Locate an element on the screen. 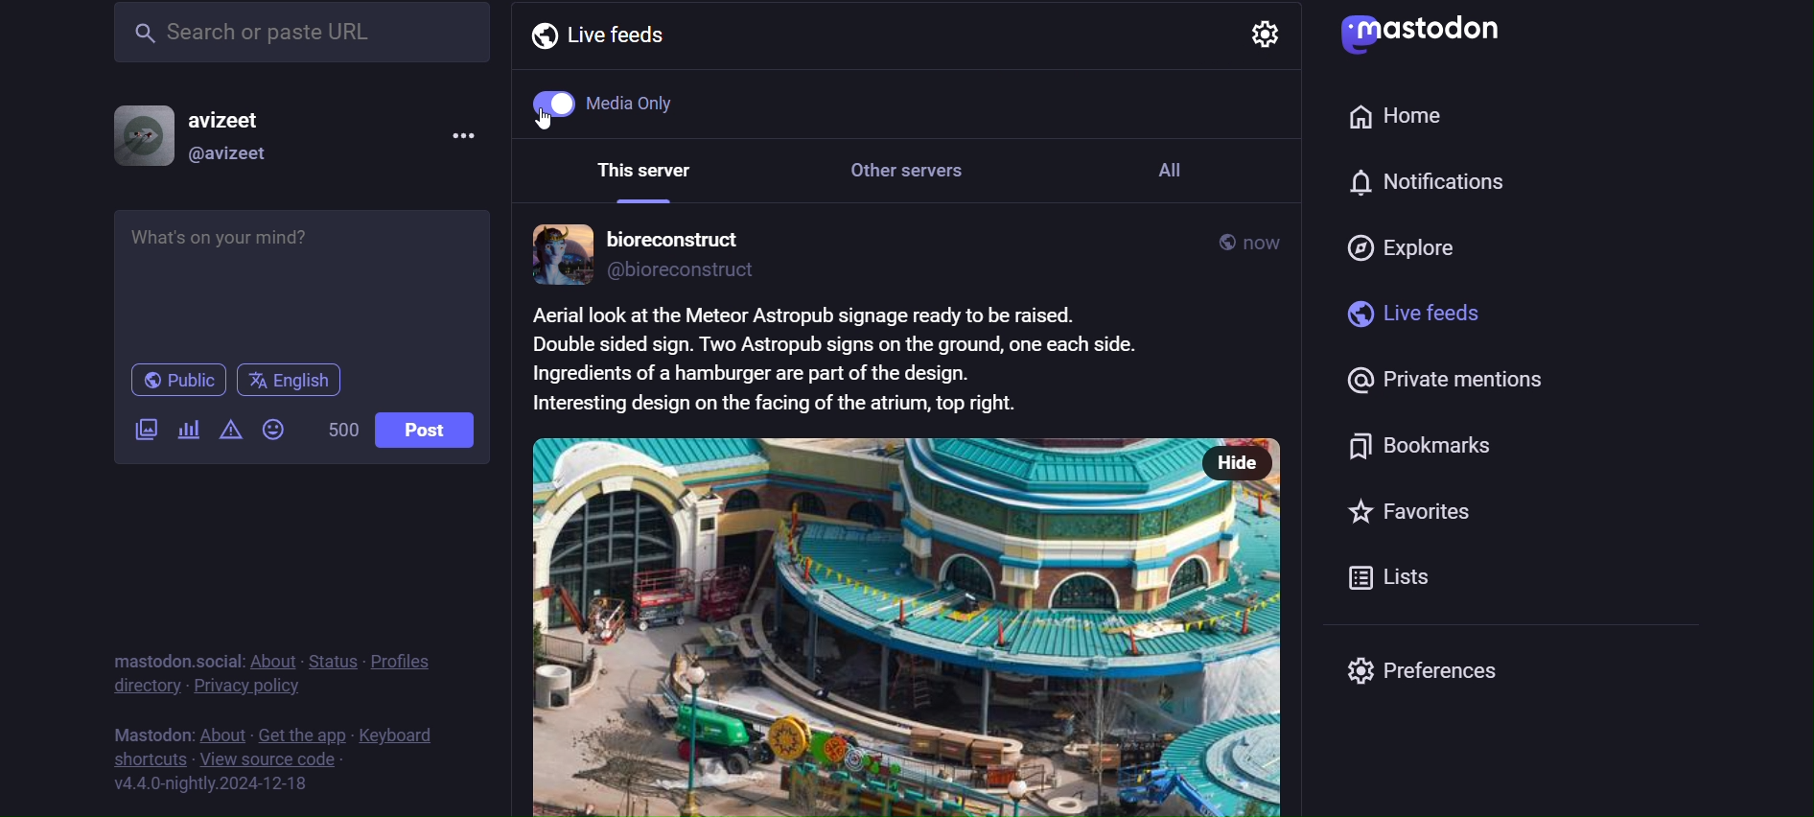 This screenshot has height=817, width=1814. bookmarks is located at coordinates (1430, 445).